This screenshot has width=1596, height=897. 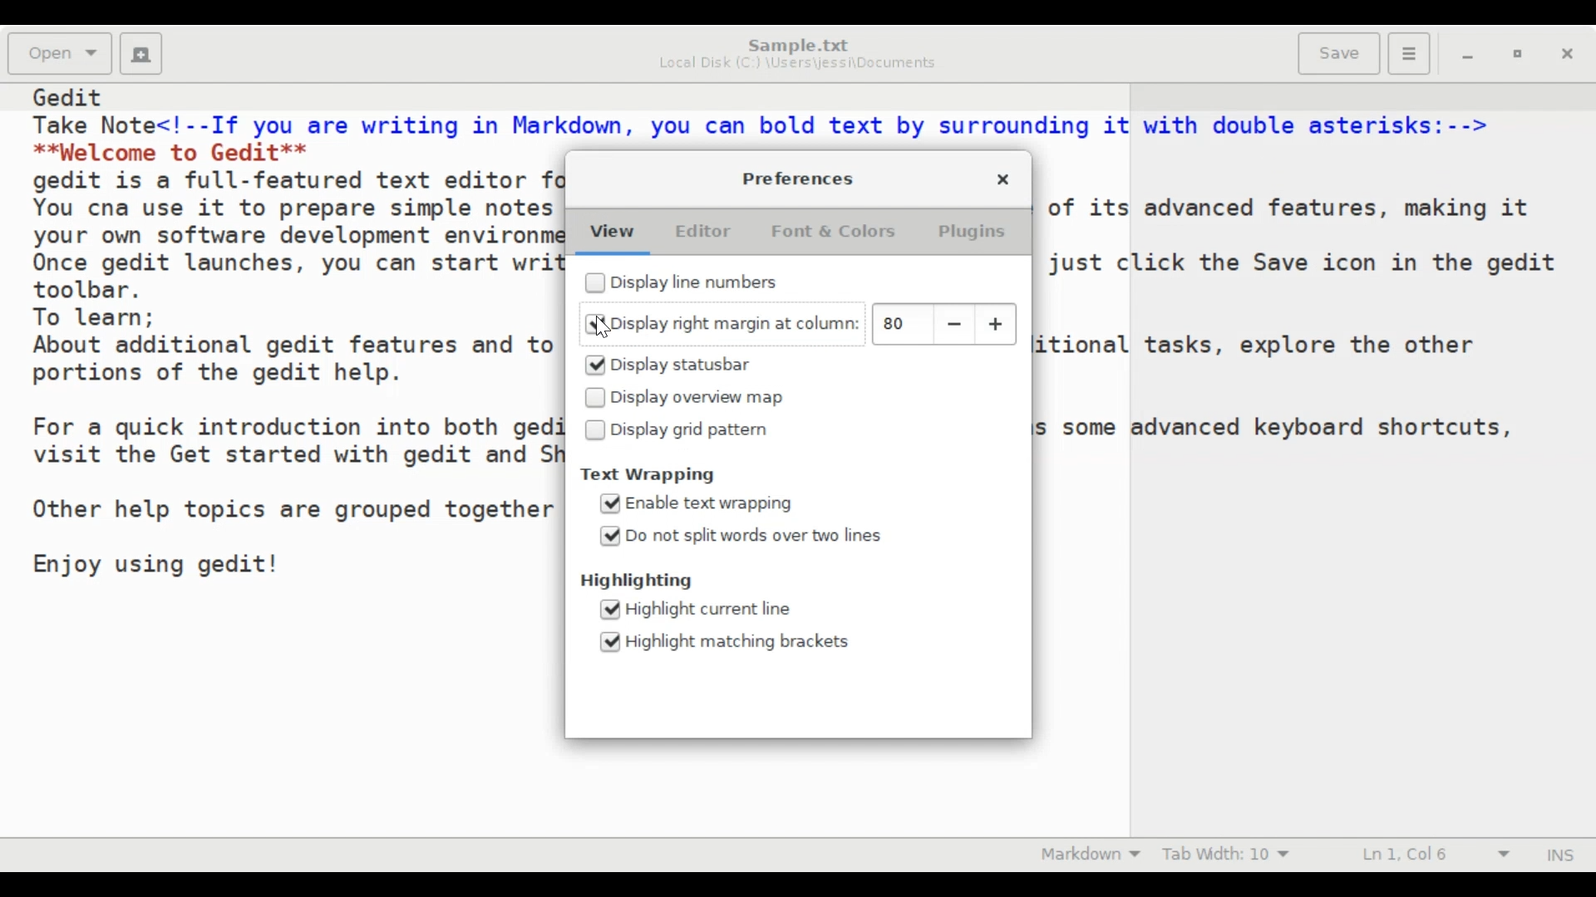 What do you see at coordinates (798, 65) in the screenshot?
I see `Local Disk (C:) \Users\jessi\Documents` at bounding box center [798, 65].